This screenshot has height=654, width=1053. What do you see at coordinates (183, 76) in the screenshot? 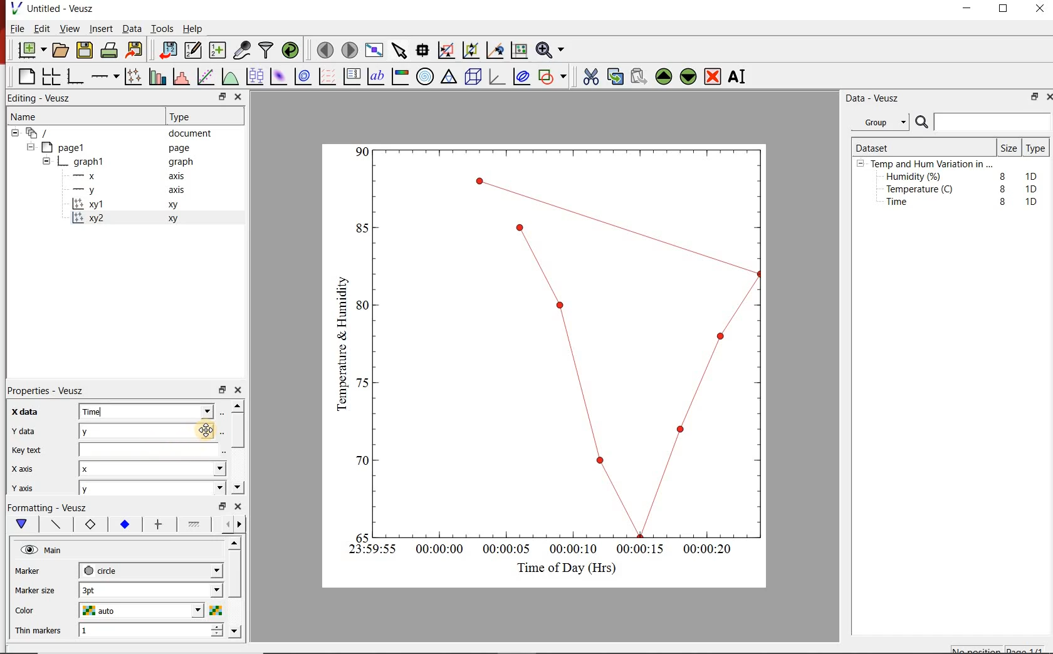
I see `histogram of a dataset` at bounding box center [183, 76].